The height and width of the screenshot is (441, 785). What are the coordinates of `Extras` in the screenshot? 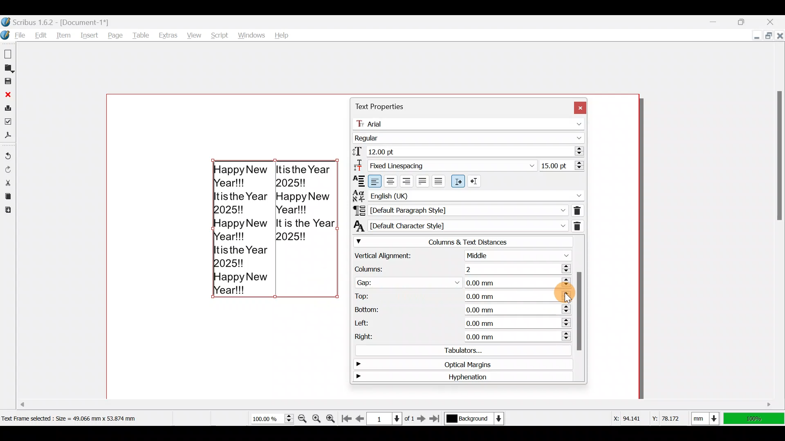 It's located at (168, 35).